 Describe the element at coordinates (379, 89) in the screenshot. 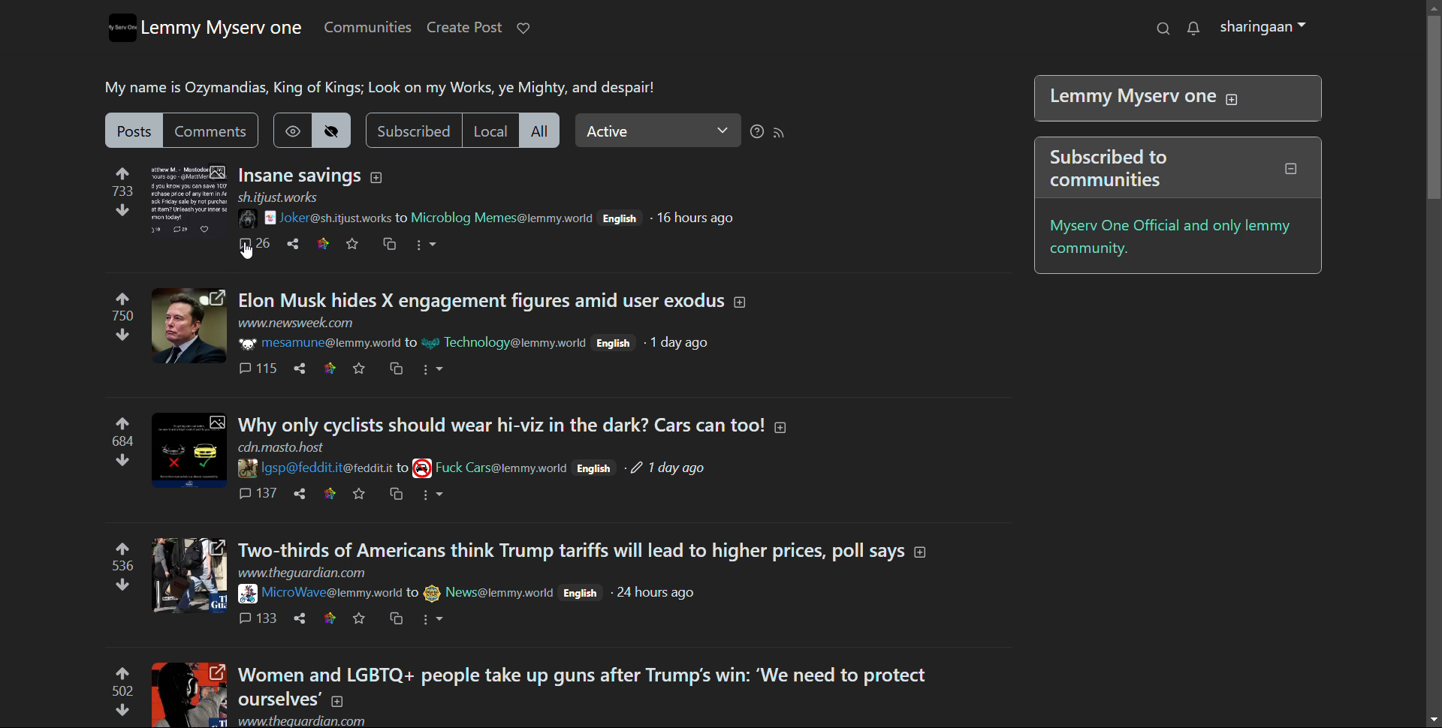

I see `My name is Ozymandias, King of Kings; Look on my Works, ye Mighty, and despair!` at that location.